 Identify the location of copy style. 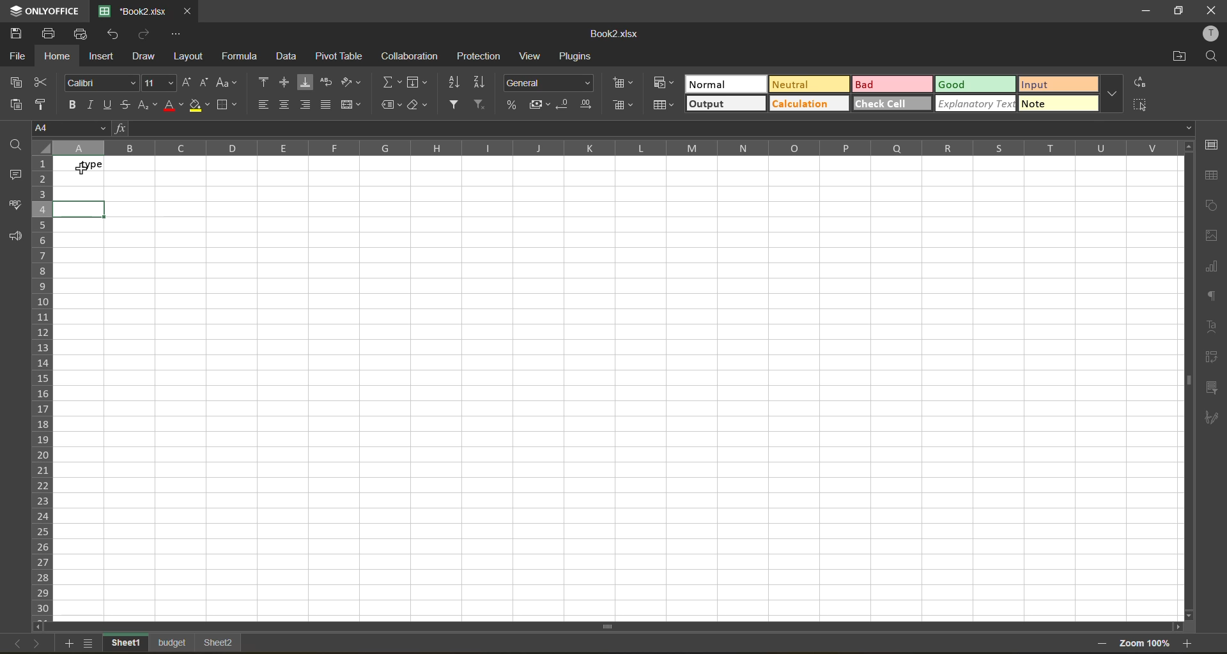
(42, 102).